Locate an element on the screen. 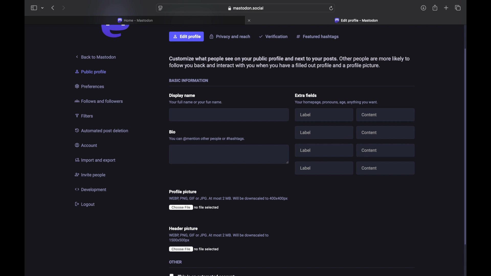 The height and width of the screenshot is (276, 491). follows and followers is located at coordinates (100, 100).